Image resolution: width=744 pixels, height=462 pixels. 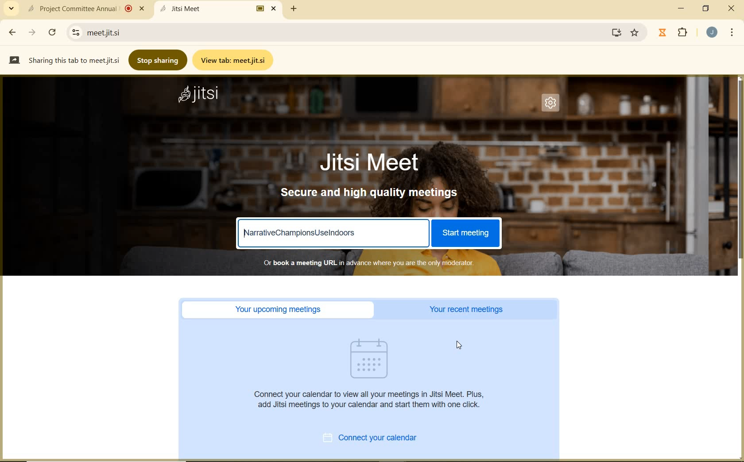 What do you see at coordinates (368, 262) in the screenshot?
I see `Or book a meeting URL in advance where you are the only moderator.` at bounding box center [368, 262].